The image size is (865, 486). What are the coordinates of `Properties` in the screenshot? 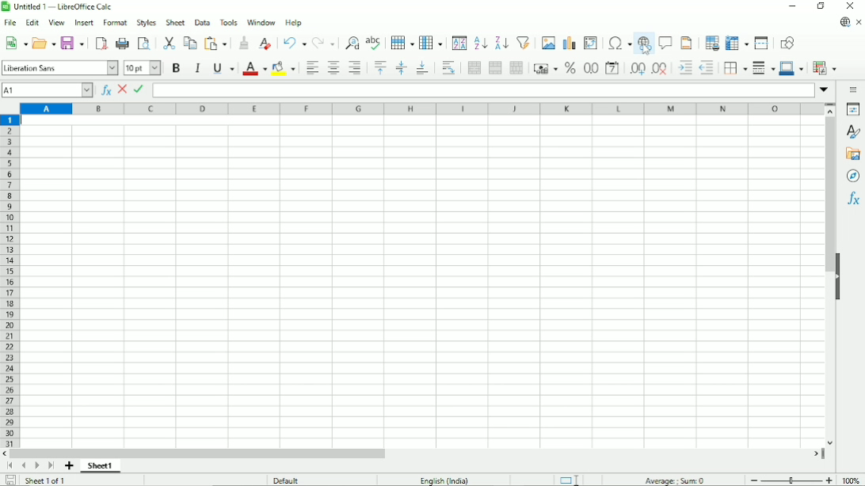 It's located at (853, 109).